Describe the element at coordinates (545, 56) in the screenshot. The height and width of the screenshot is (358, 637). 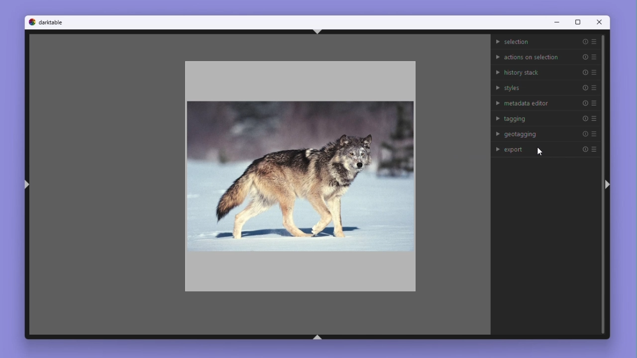
I see `Actions on selection` at that location.